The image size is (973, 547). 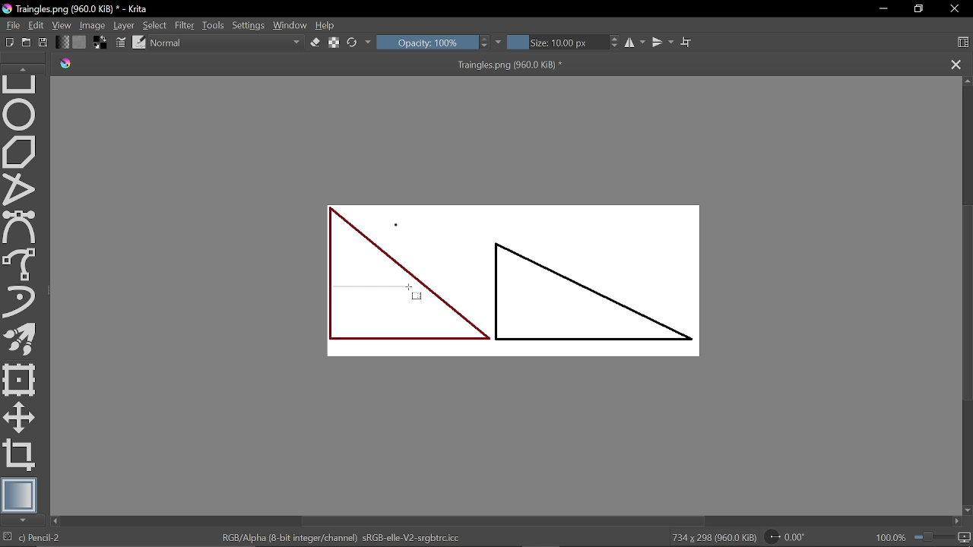 I want to click on Edit brush settings, so click(x=119, y=42).